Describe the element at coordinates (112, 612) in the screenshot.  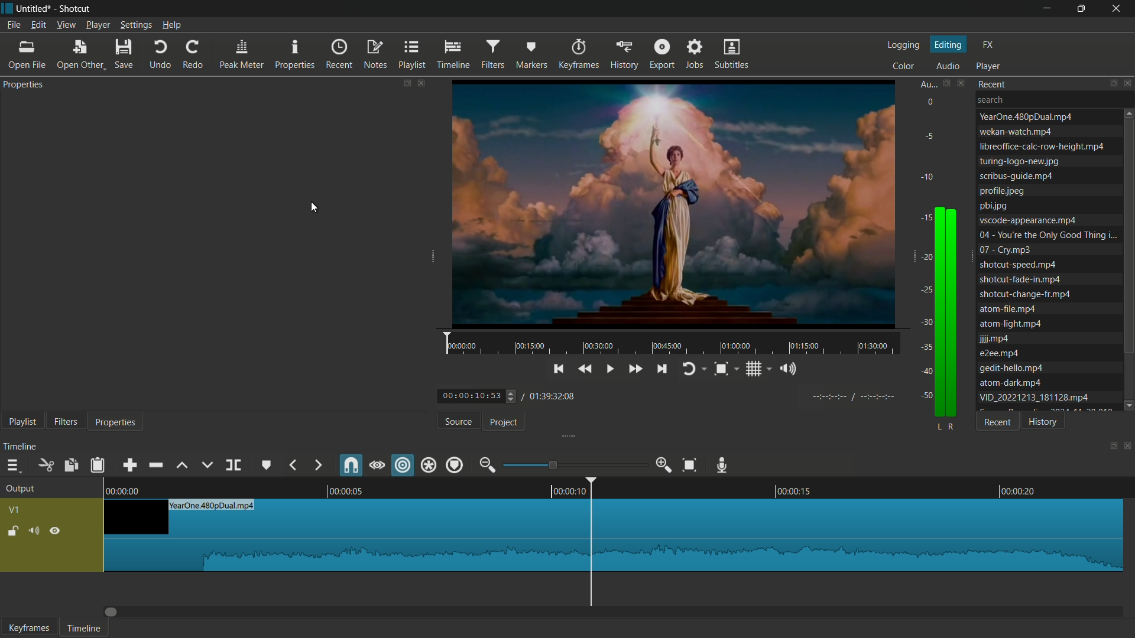
I see `move forward` at that location.